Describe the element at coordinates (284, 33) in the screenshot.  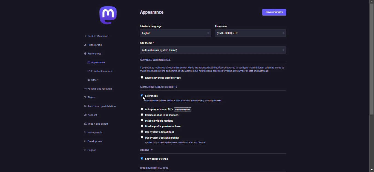
I see `increase/decrease arrows` at that location.